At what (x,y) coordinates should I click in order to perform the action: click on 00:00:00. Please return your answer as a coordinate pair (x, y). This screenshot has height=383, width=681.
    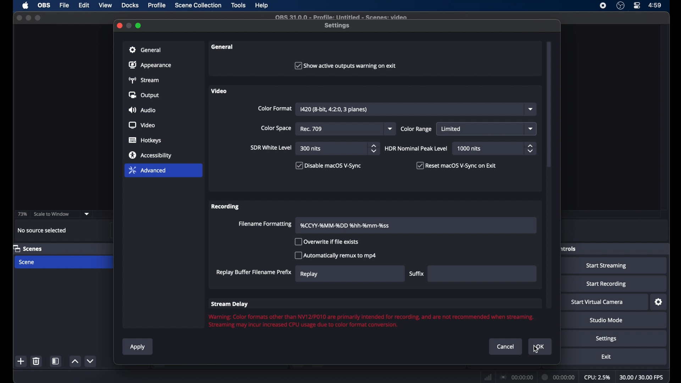
    Looking at the image, I should click on (516, 377).